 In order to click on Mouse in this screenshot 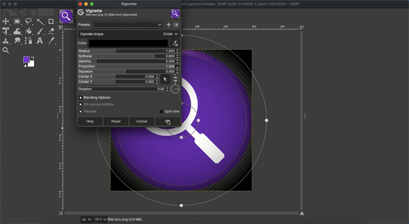, I will do `click(165, 79)`.